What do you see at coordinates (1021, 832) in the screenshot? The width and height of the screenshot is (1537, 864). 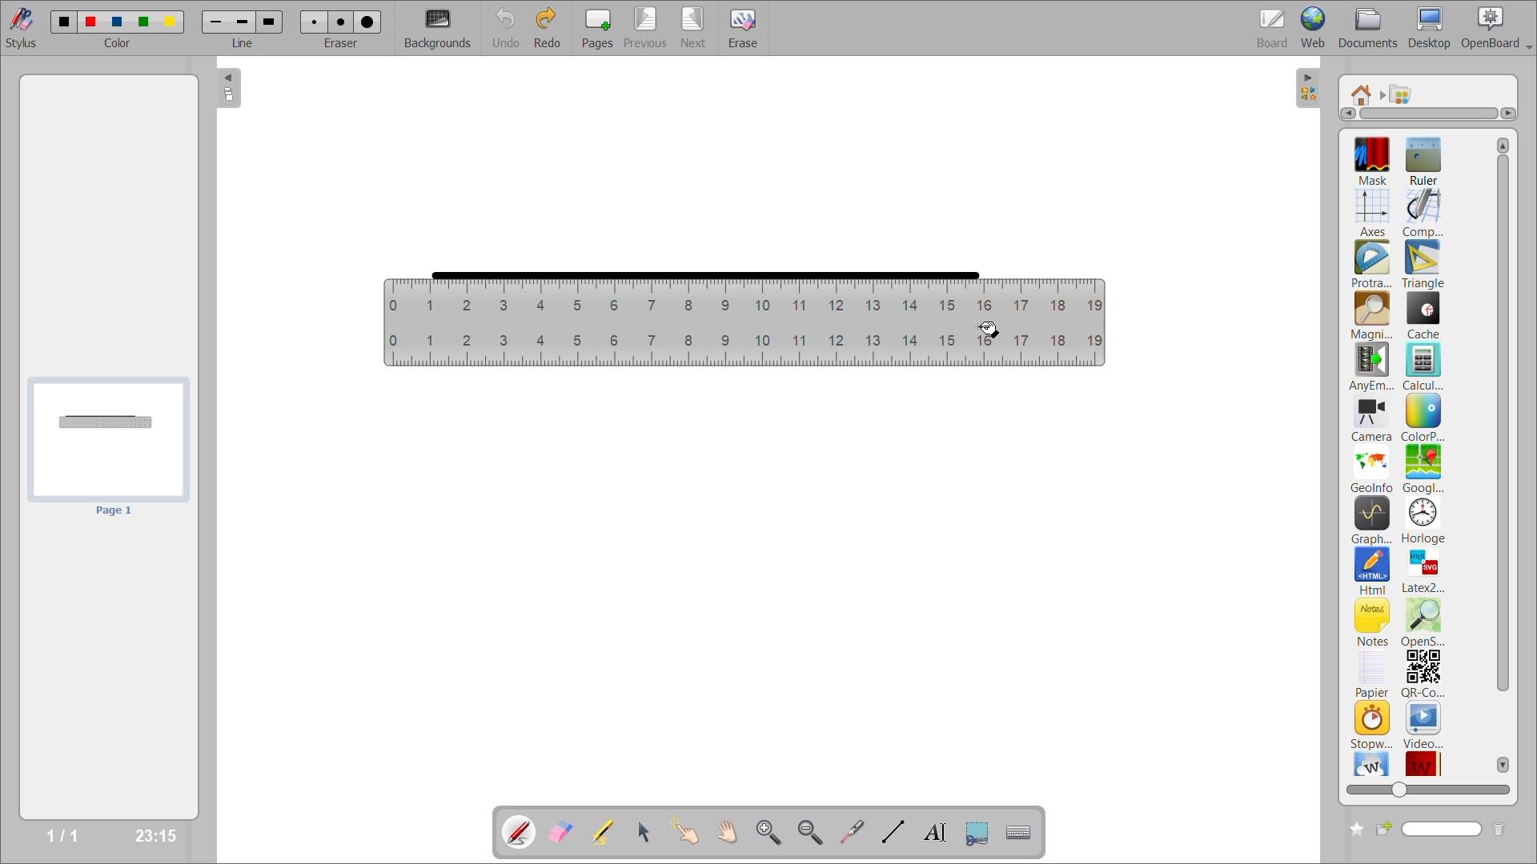 I see `display virtual keyboard` at bounding box center [1021, 832].